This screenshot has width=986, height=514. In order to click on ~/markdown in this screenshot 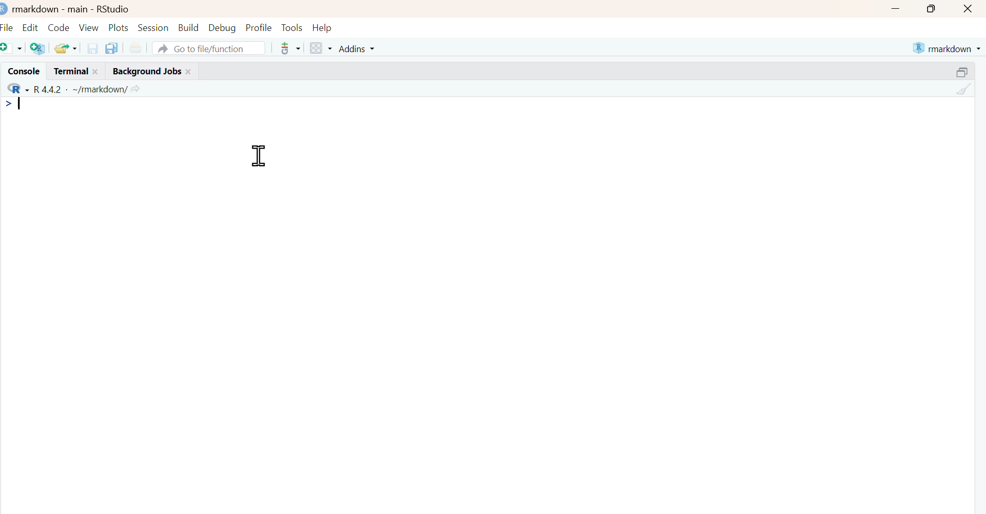, I will do `click(98, 88)`.